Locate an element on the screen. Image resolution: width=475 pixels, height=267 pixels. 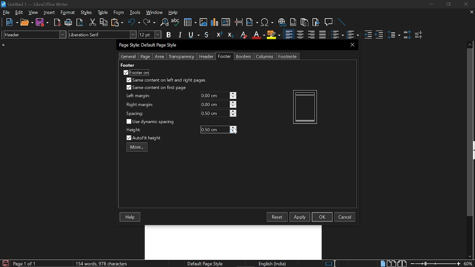
cancel is located at coordinates (345, 217).